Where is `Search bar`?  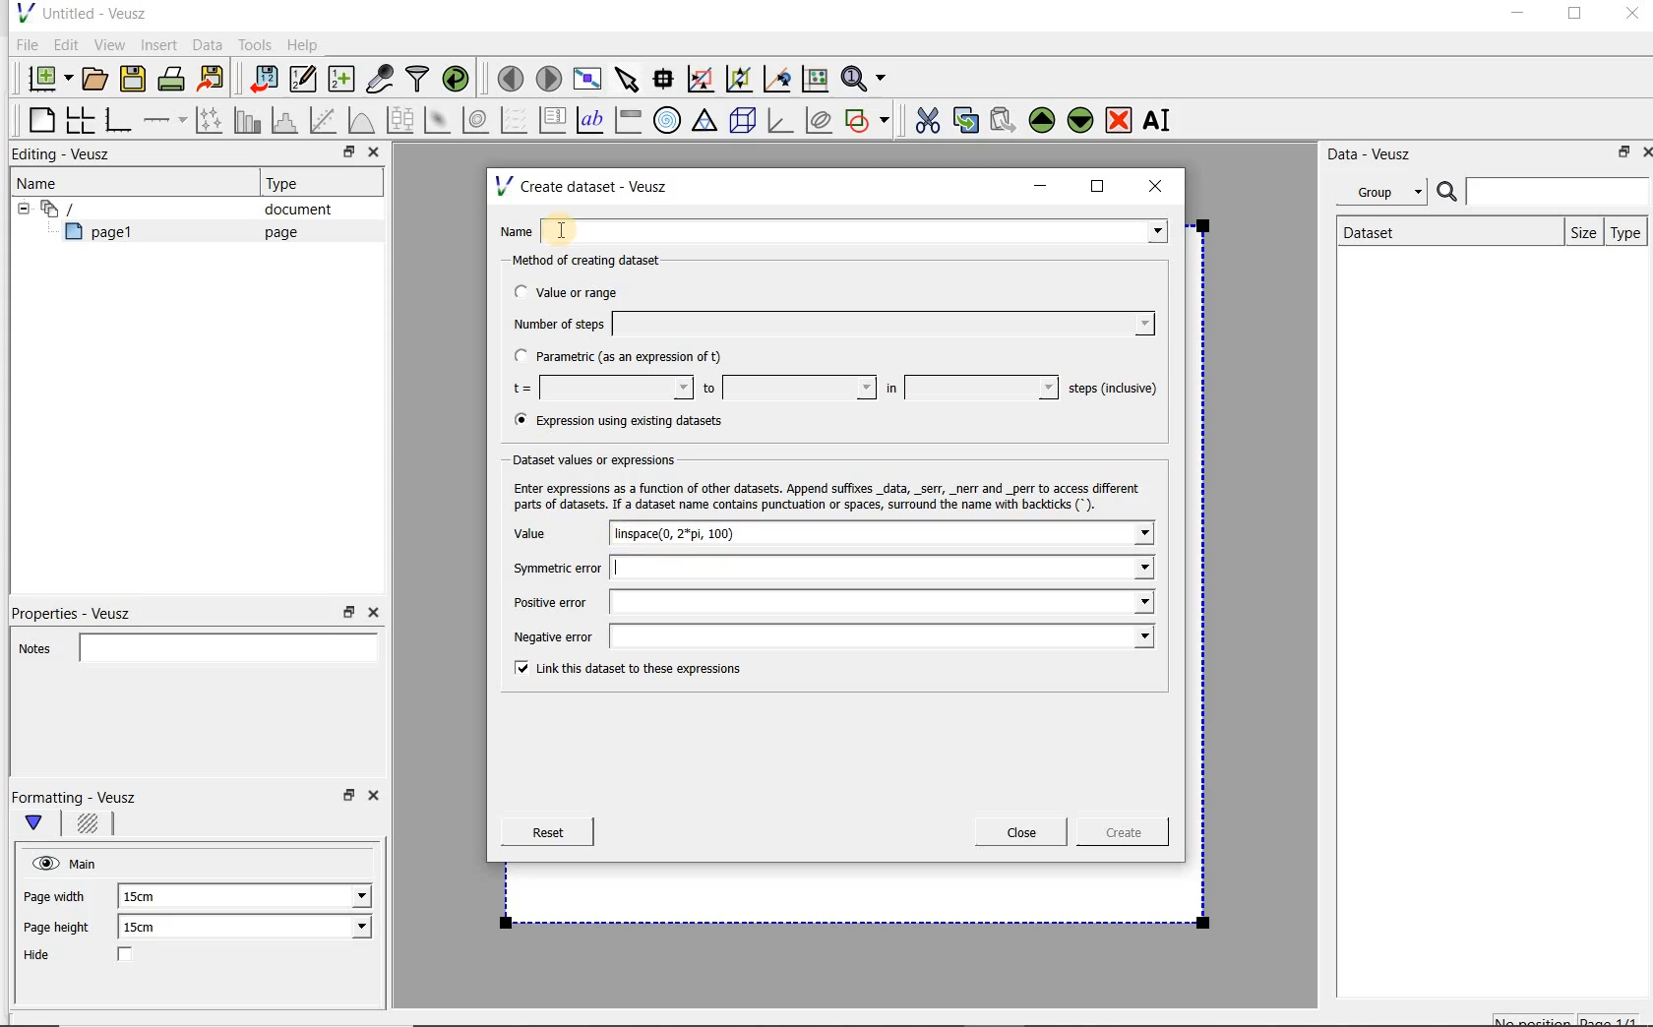 Search bar is located at coordinates (1544, 190).